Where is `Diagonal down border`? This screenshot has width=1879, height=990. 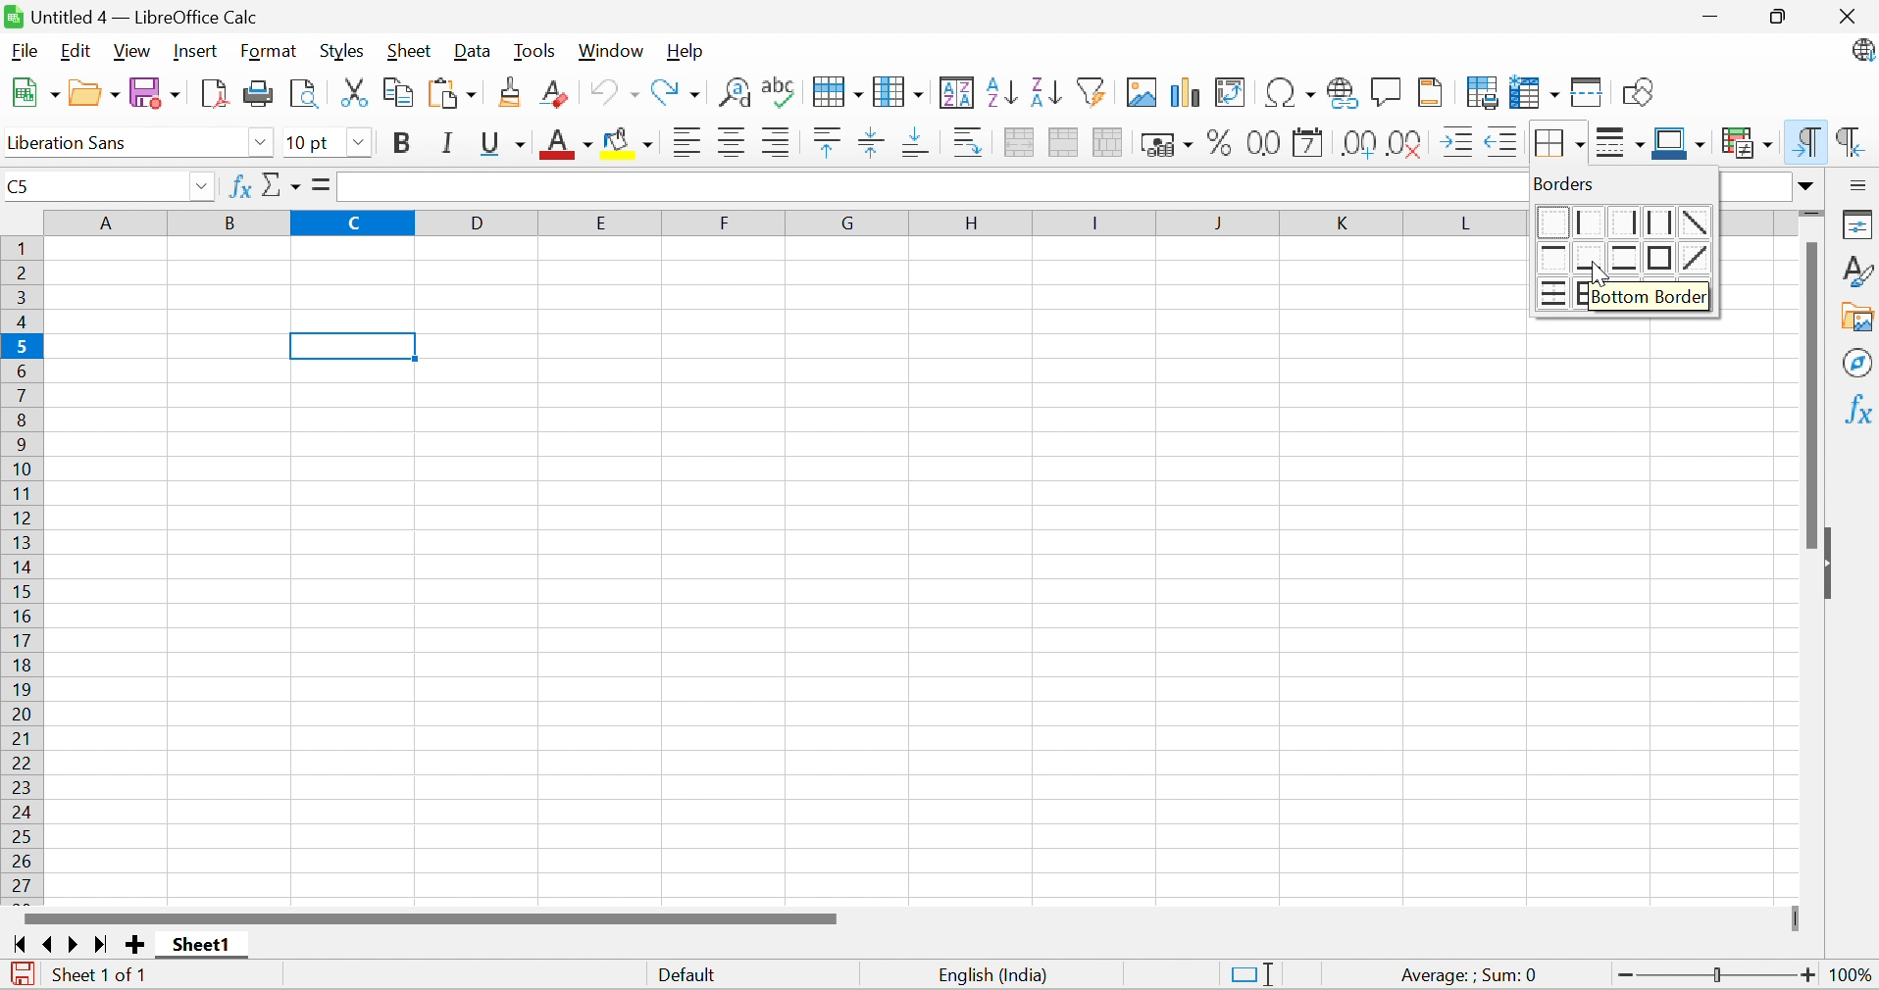
Diagonal down border is located at coordinates (1696, 223).